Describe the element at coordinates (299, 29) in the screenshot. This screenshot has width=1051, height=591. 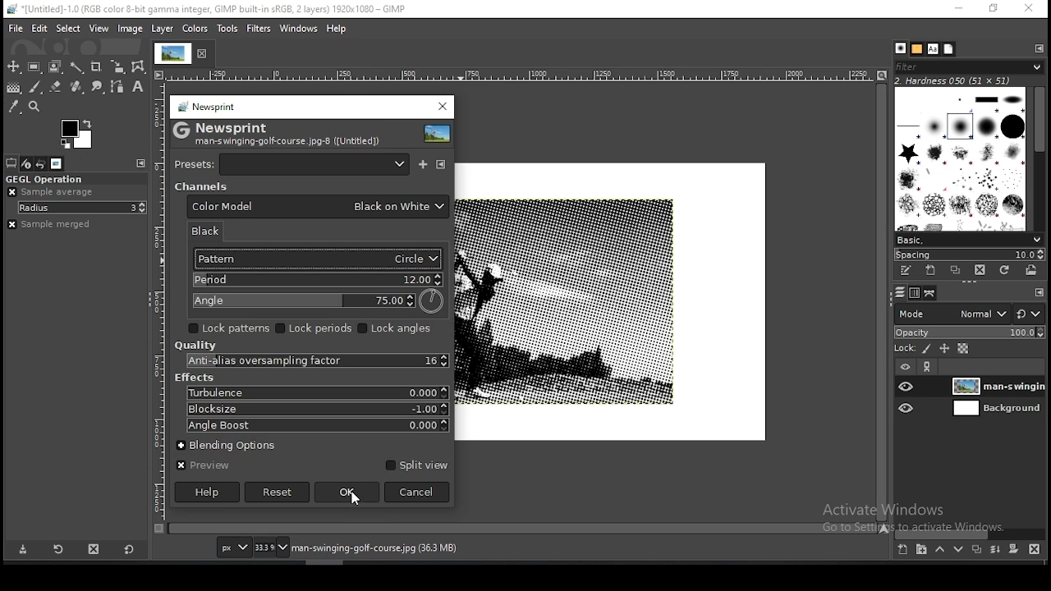
I see `windows` at that location.